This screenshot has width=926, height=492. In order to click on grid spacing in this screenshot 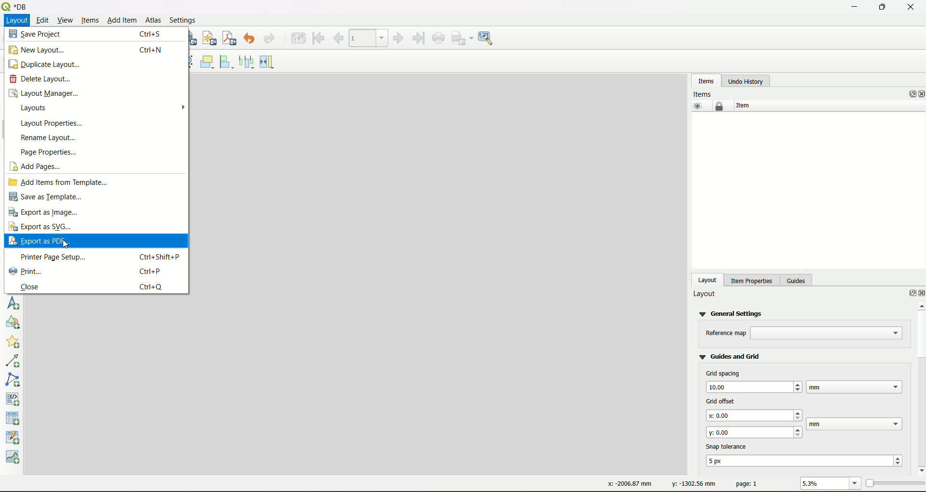, I will do `click(723, 373)`.